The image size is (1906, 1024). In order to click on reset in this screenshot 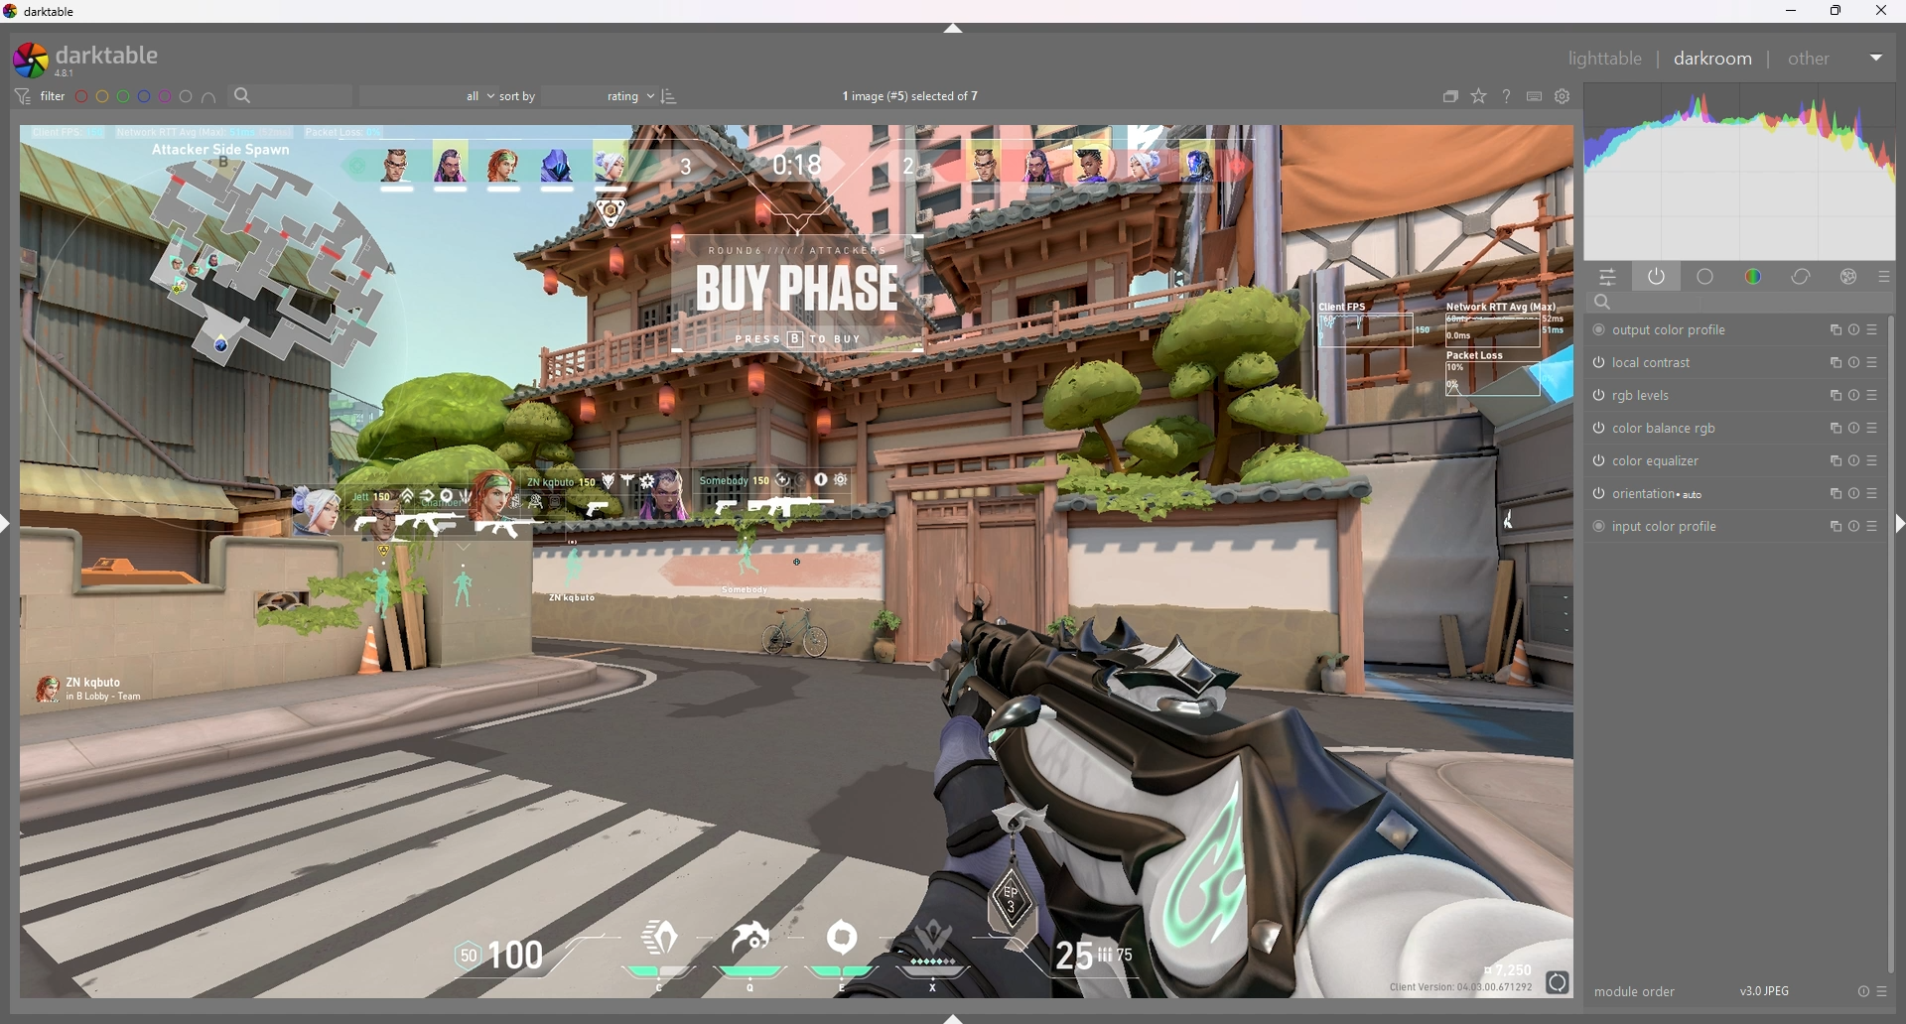, I will do `click(1856, 395)`.